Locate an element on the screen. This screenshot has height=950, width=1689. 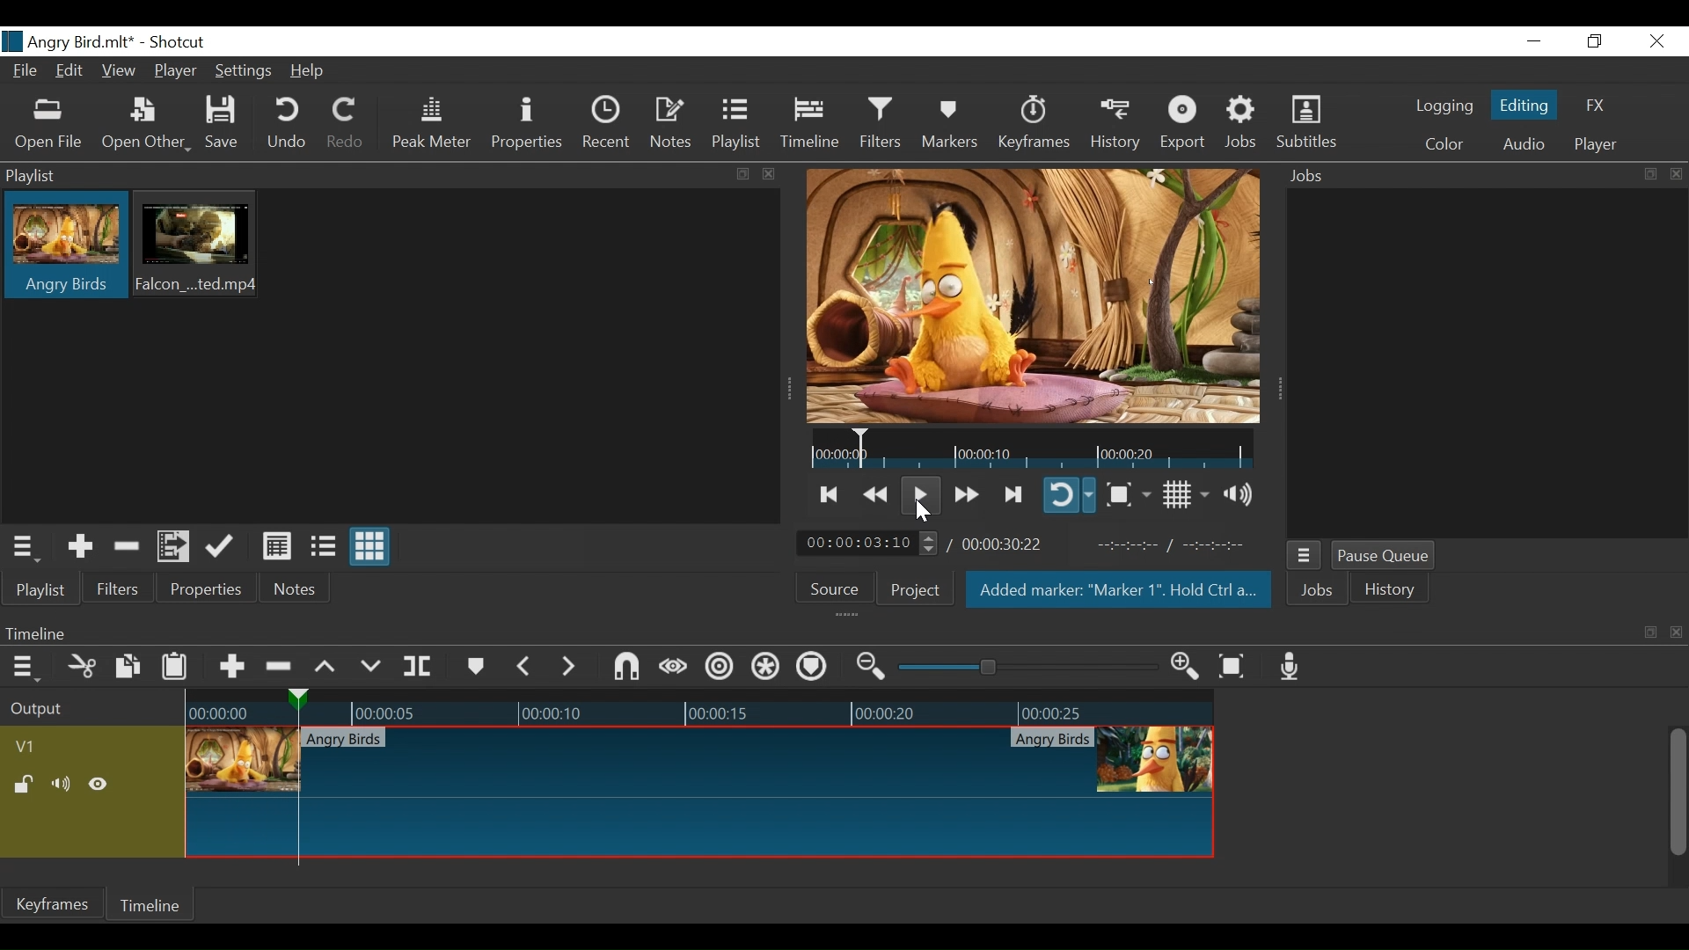
Keyframes is located at coordinates (1034, 124).